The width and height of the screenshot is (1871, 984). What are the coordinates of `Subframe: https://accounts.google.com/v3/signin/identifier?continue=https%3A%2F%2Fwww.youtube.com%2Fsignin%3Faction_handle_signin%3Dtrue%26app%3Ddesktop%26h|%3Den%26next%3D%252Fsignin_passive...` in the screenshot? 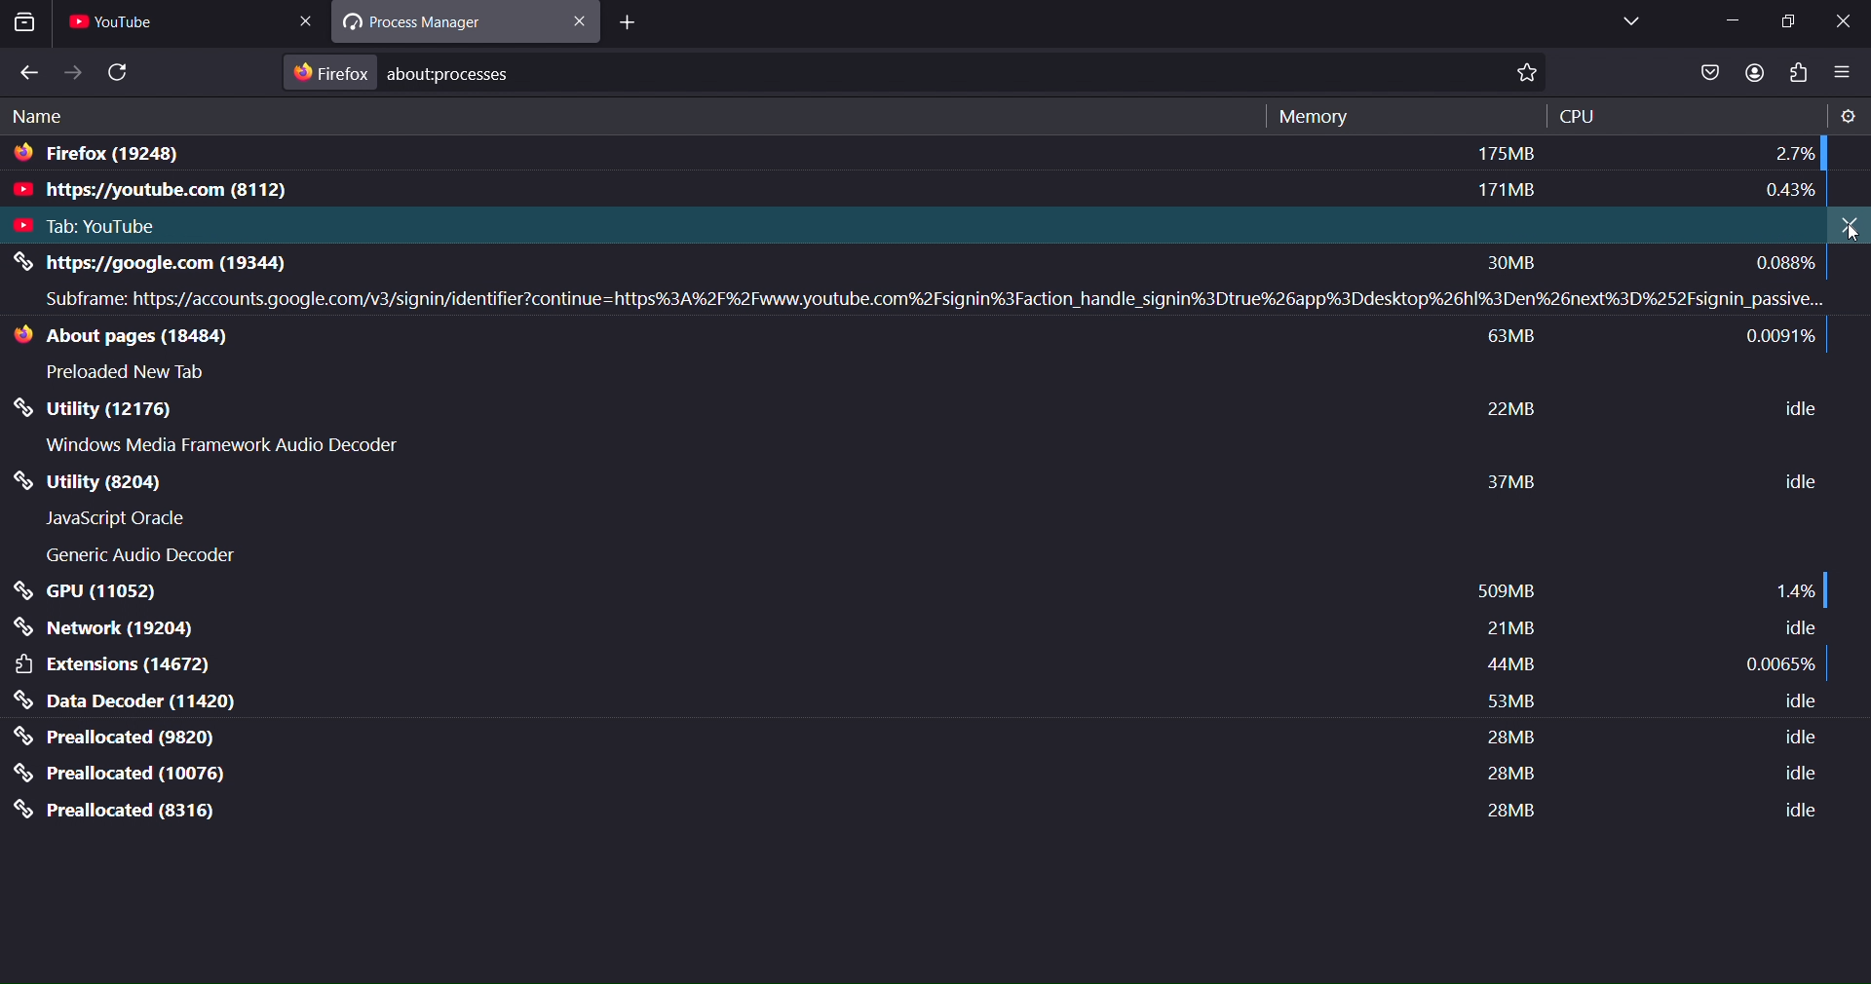 It's located at (934, 301).